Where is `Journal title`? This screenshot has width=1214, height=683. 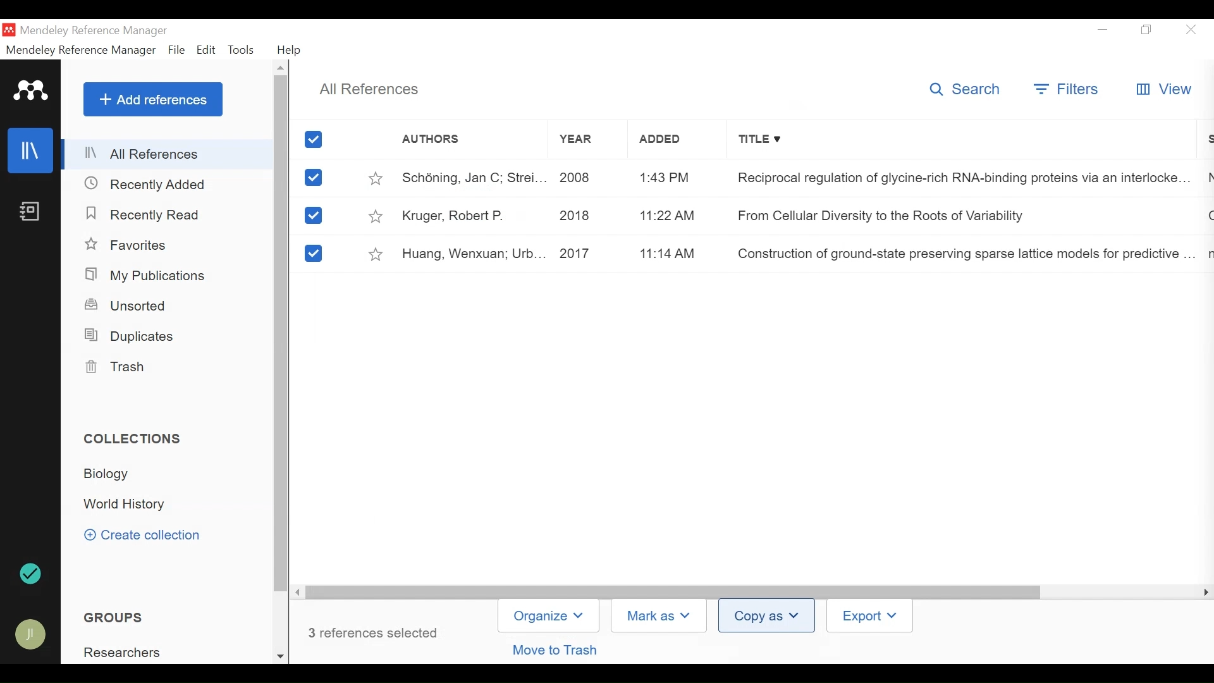
Journal title is located at coordinates (958, 176).